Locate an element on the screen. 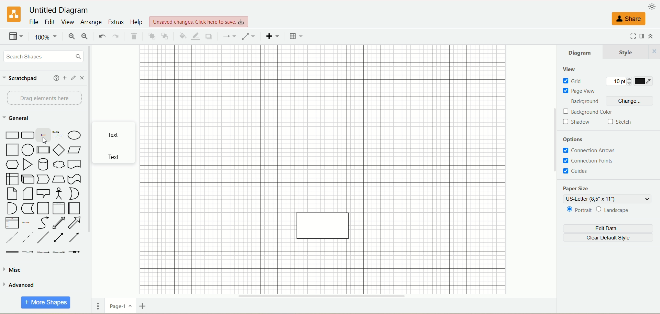 This screenshot has width=660, height=314. background color is located at coordinates (588, 113).